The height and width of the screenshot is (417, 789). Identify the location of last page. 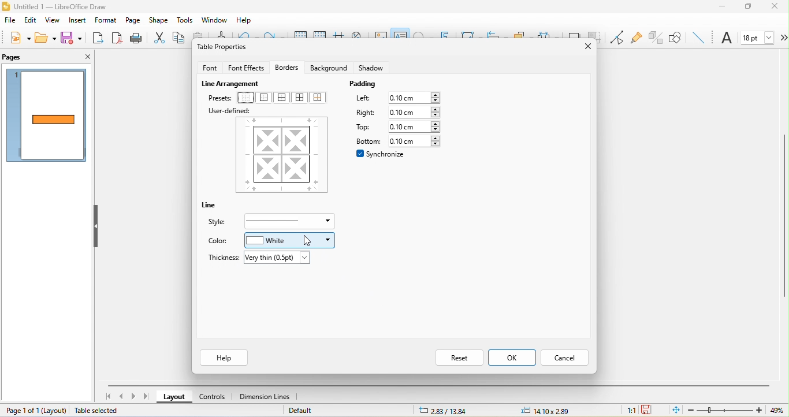
(149, 397).